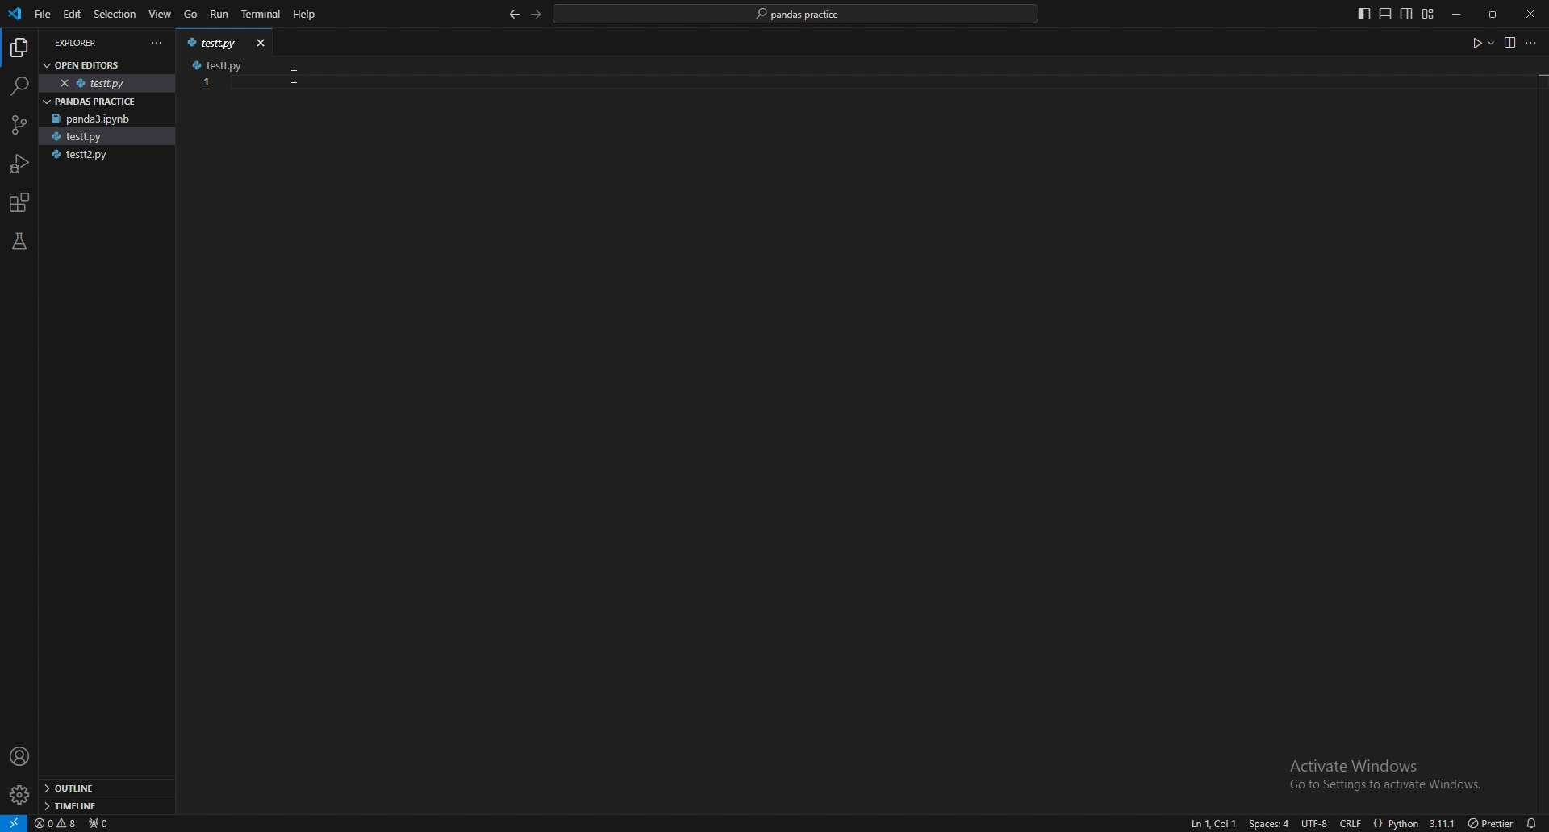 The height and width of the screenshot is (832, 1549). Describe the element at coordinates (537, 14) in the screenshot. I see `forward` at that location.